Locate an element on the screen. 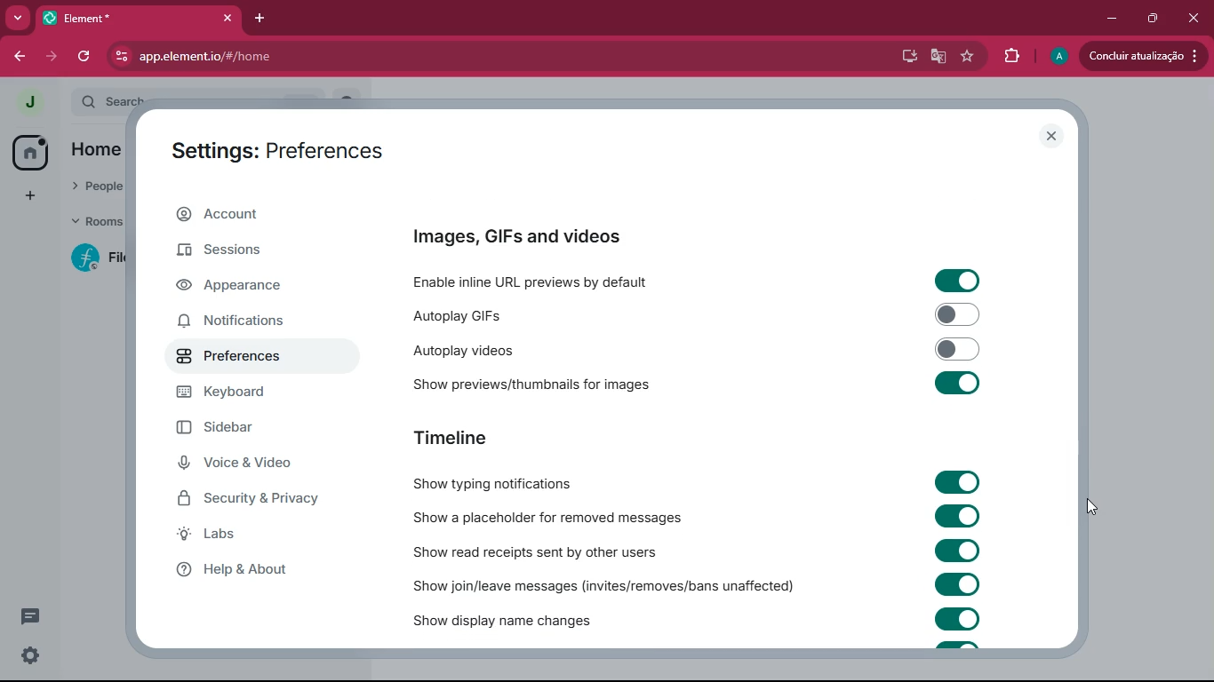  settings: preferences is located at coordinates (275, 152).